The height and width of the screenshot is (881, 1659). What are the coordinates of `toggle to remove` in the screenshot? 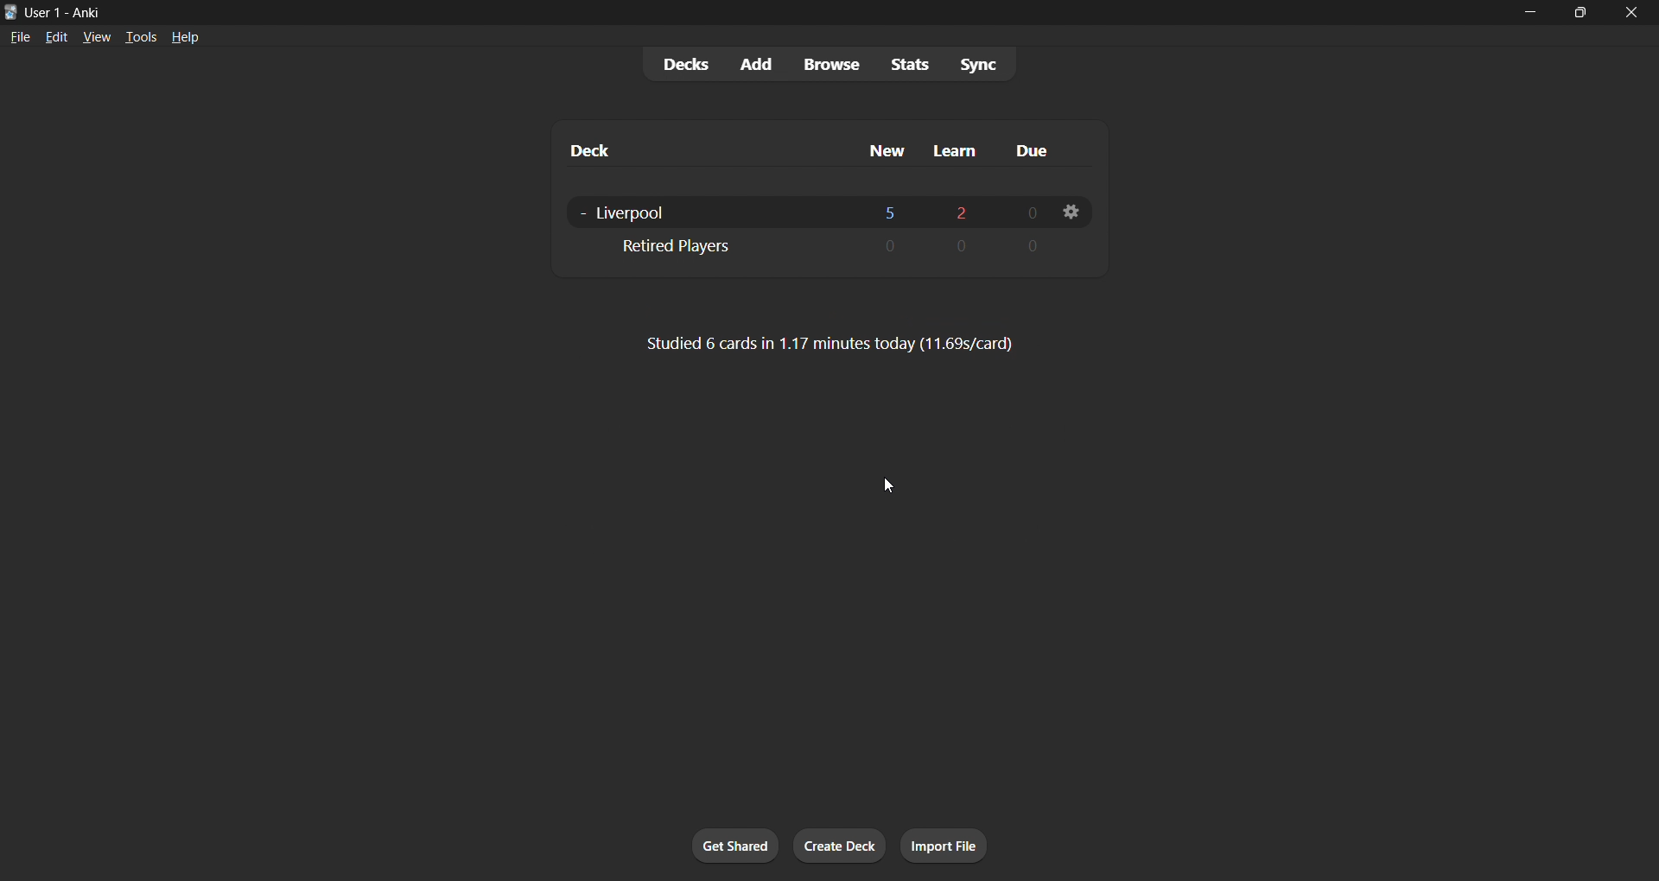 It's located at (571, 212).